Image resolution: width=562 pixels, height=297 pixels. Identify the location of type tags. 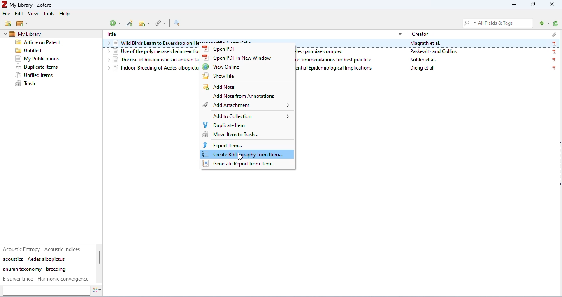
(46, 291).